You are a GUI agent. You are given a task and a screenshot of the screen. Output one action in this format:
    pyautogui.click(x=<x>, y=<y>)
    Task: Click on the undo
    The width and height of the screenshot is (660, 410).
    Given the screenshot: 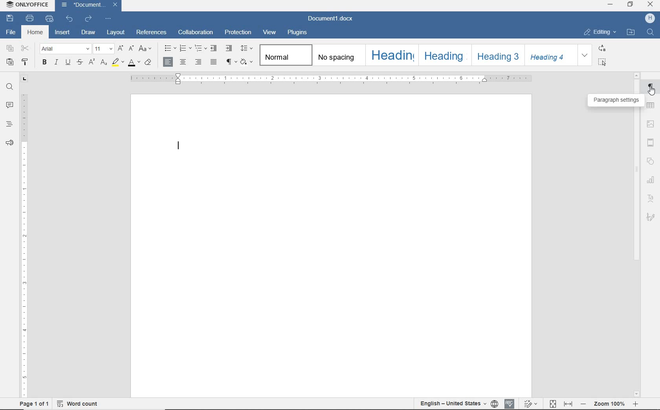 What is the action you would take?
    pyautogui.click(x=70, y=20)
    